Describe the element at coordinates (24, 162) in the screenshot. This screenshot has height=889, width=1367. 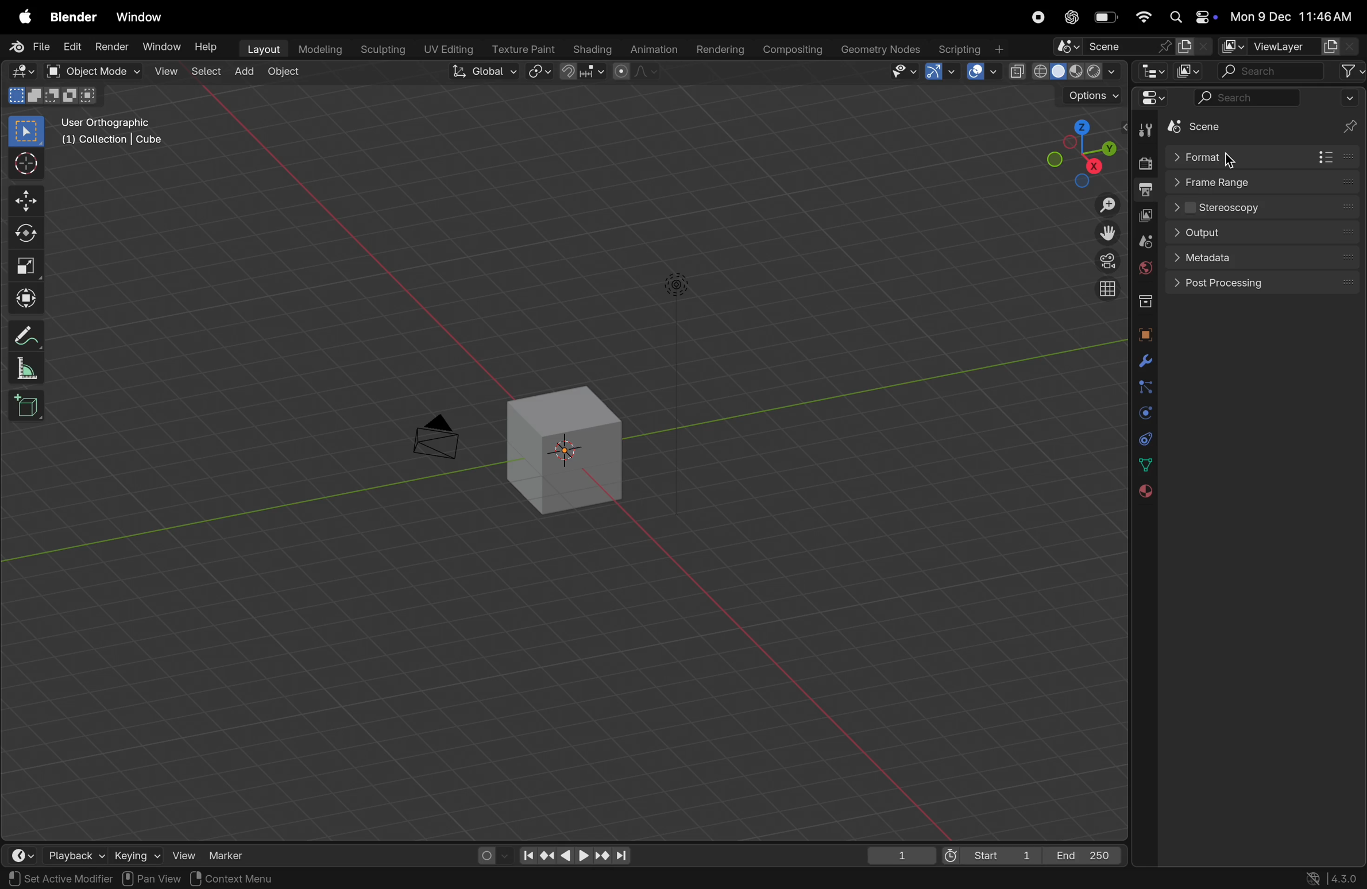
I see `cursor` at that location.